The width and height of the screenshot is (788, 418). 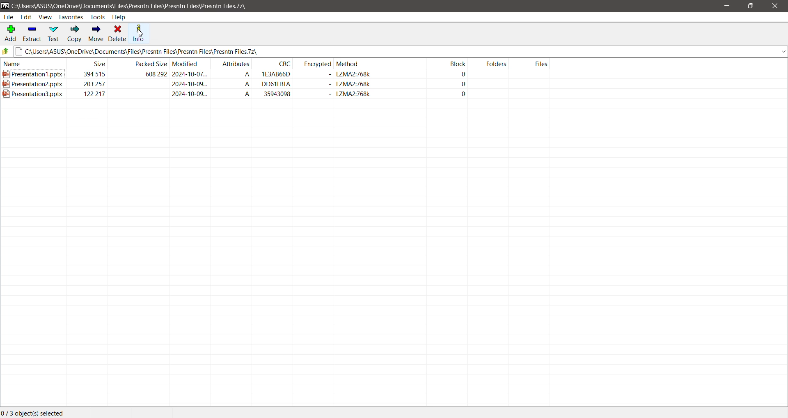 What do you see at coordinates (188, 64) in the screenshot?
I see `Modified` at bounding box center [188, 64].